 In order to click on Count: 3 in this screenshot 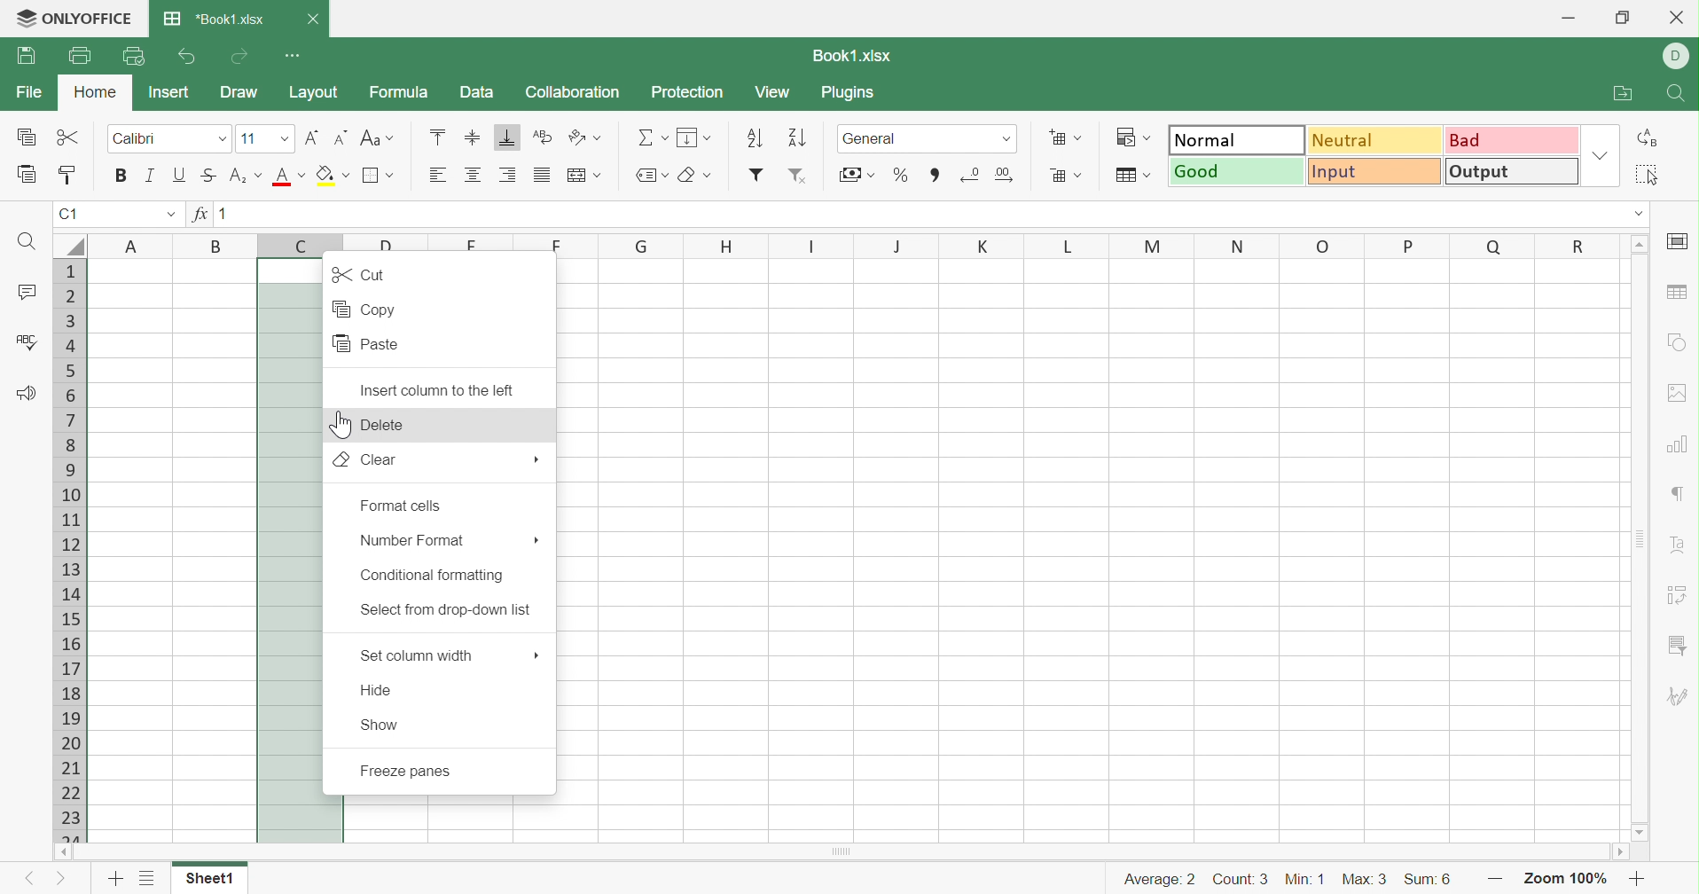, I will do `click(1242, 877)`.